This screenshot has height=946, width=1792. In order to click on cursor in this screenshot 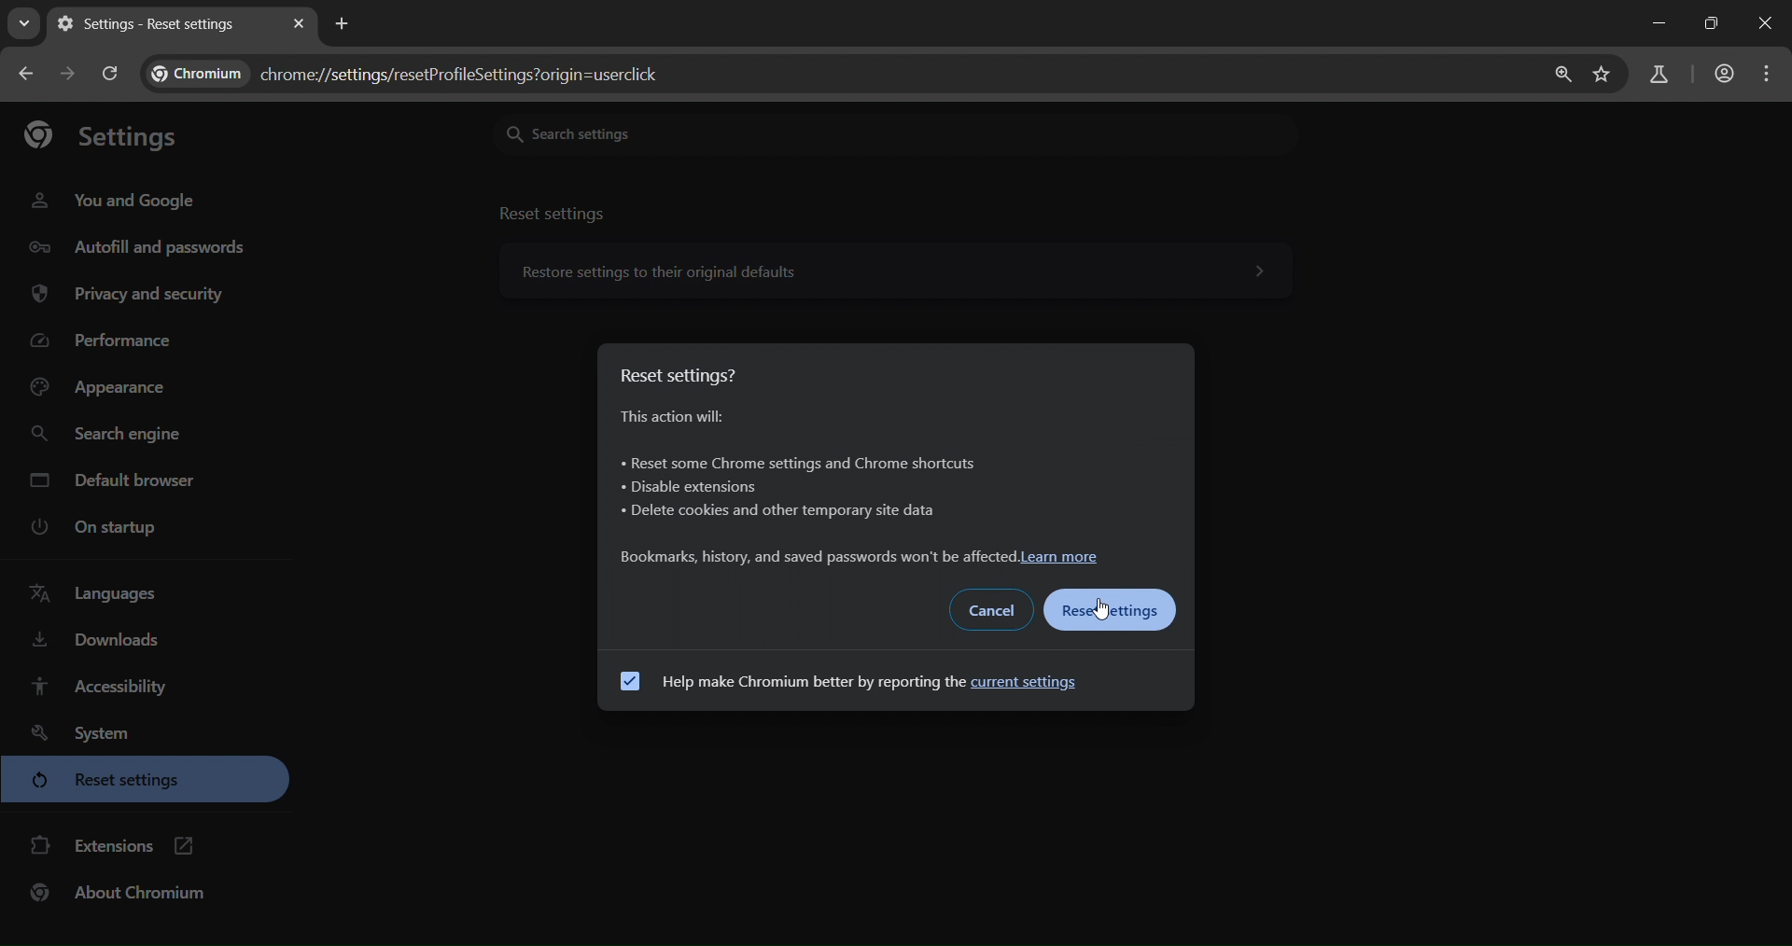, I will do `click(1102, 618)`.